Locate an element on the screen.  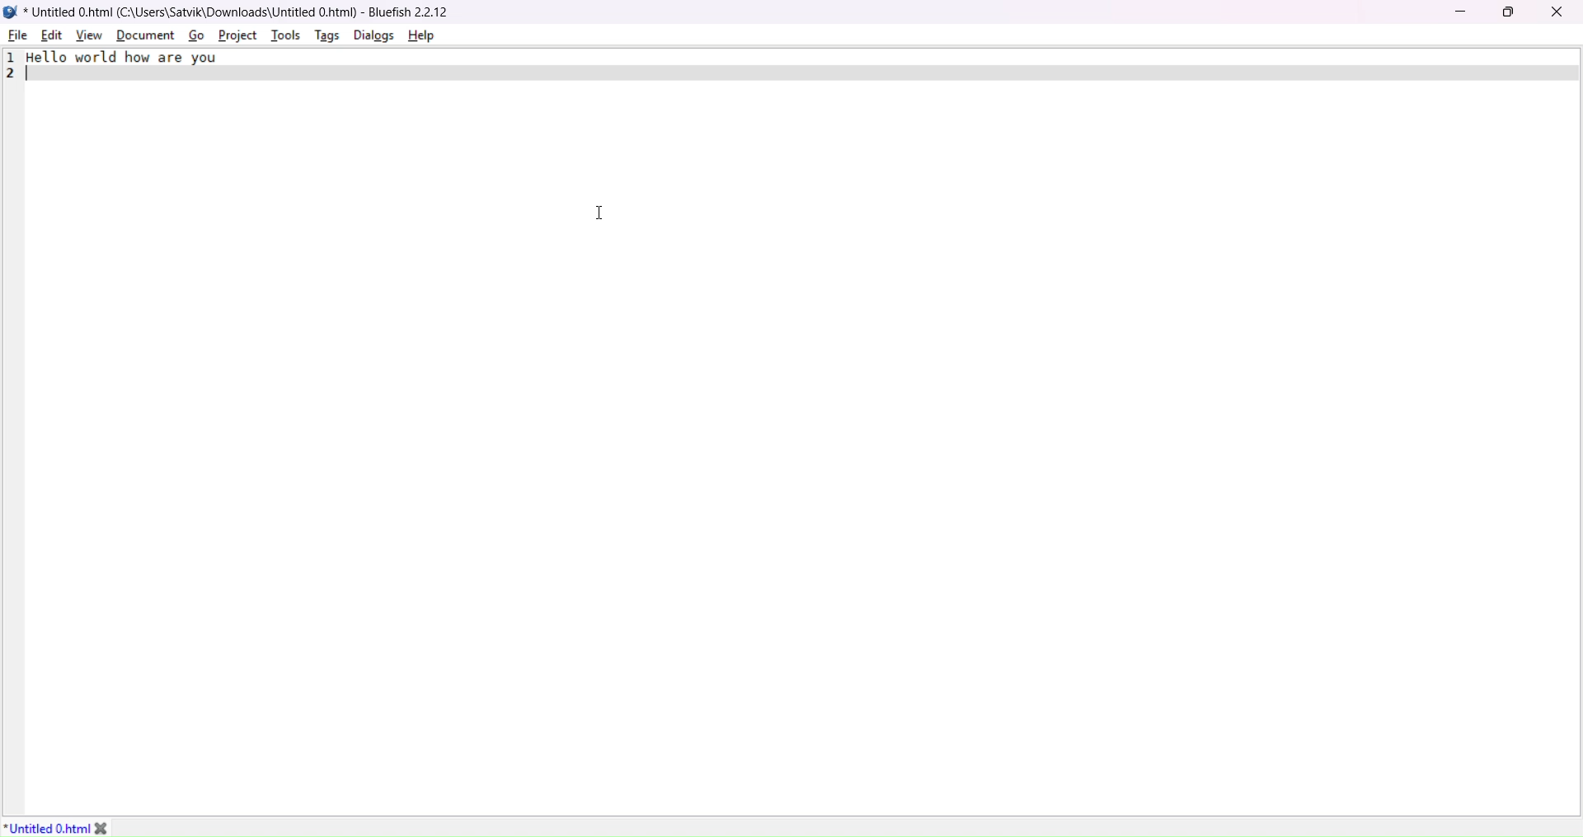
cursor is located at coordinates (601, 214).